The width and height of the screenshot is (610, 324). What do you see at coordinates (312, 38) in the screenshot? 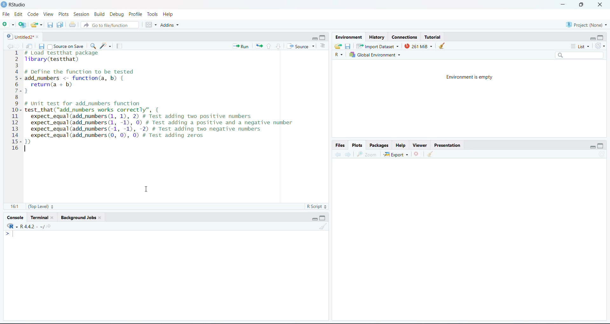
I see `minimize` at bounding box center [312, 38].